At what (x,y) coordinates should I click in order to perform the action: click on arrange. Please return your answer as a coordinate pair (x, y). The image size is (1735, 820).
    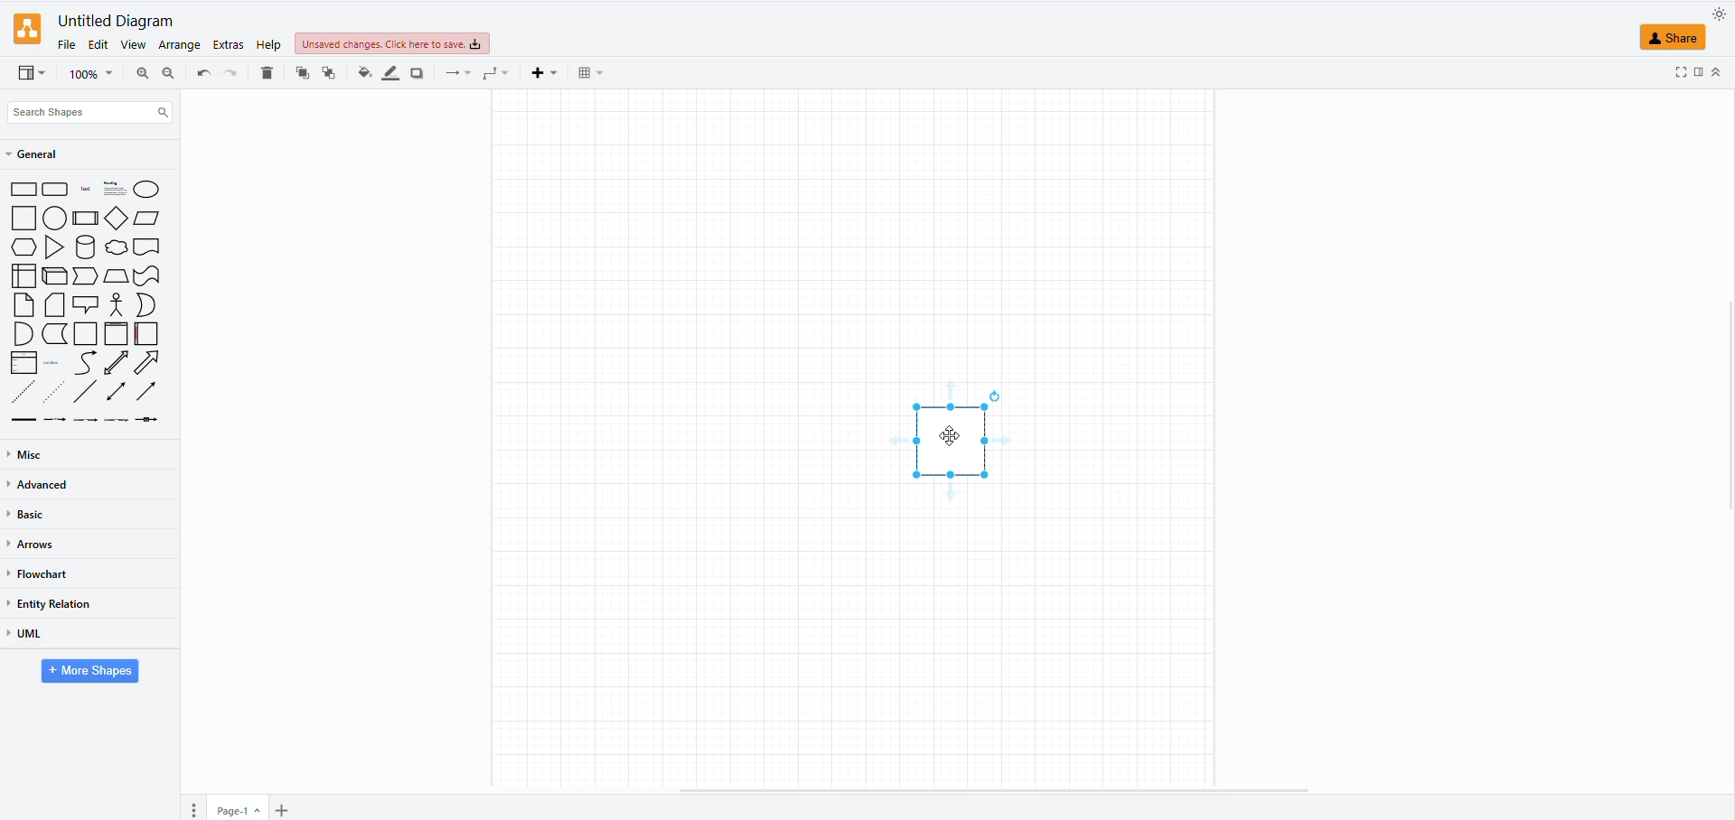
    Looking at the image, I should click on (178, 44).